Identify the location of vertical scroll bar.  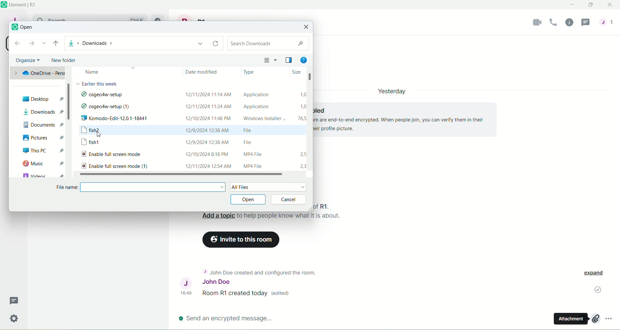
(309, 121).